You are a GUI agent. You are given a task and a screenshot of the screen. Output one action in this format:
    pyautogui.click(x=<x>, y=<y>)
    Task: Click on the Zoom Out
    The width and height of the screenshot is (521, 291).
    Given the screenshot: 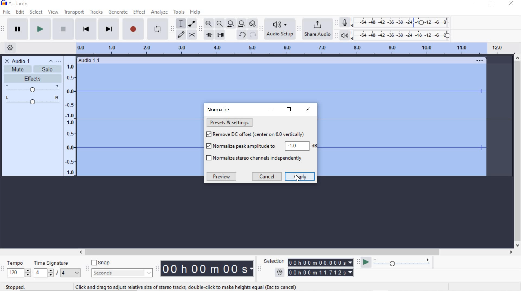 What is the action you would take?
    pyautogui.click(x=220, y=24)
    